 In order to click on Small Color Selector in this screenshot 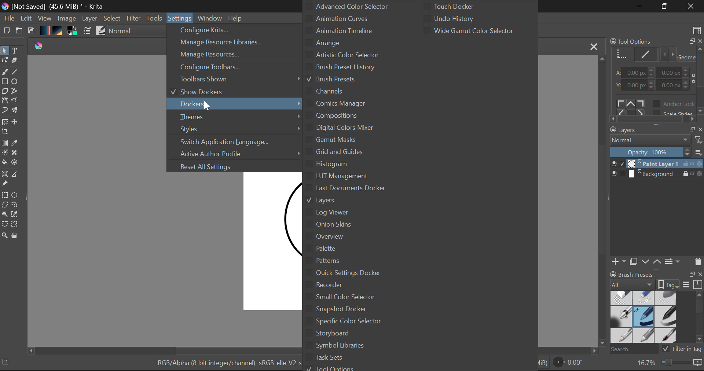, I will do `click(353, 297)`.